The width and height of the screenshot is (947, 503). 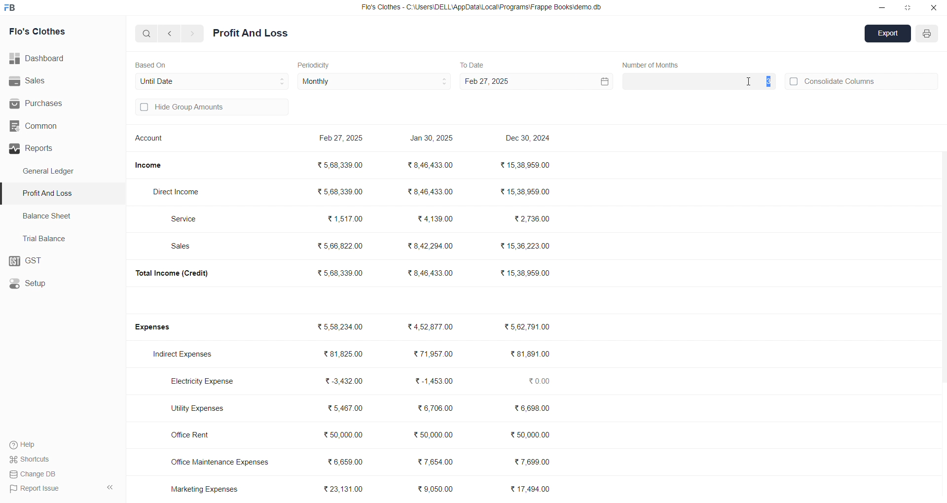 What do you see at coordinates (527, 273) in the screenshot?
I see `₹15,38,959.00` at bounding box center [527, 273].